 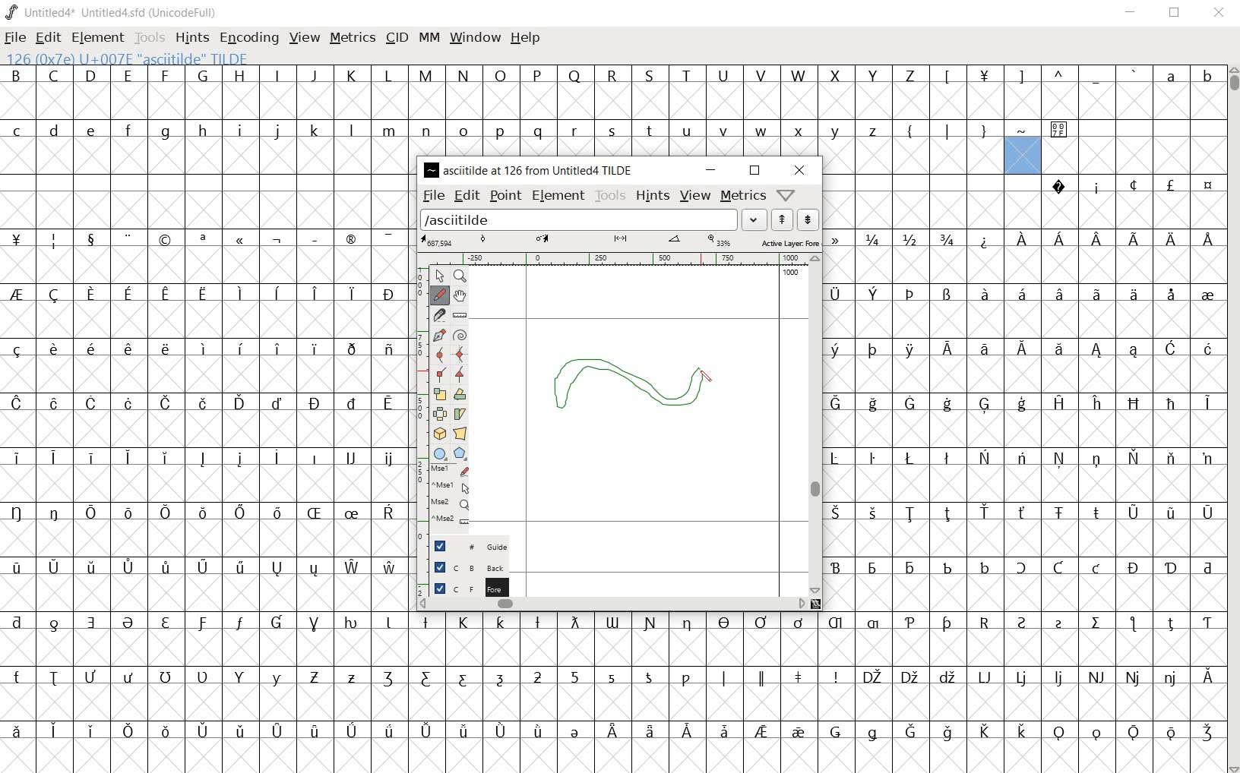 I want to click on add a curve point, so click(x=441, y=353).